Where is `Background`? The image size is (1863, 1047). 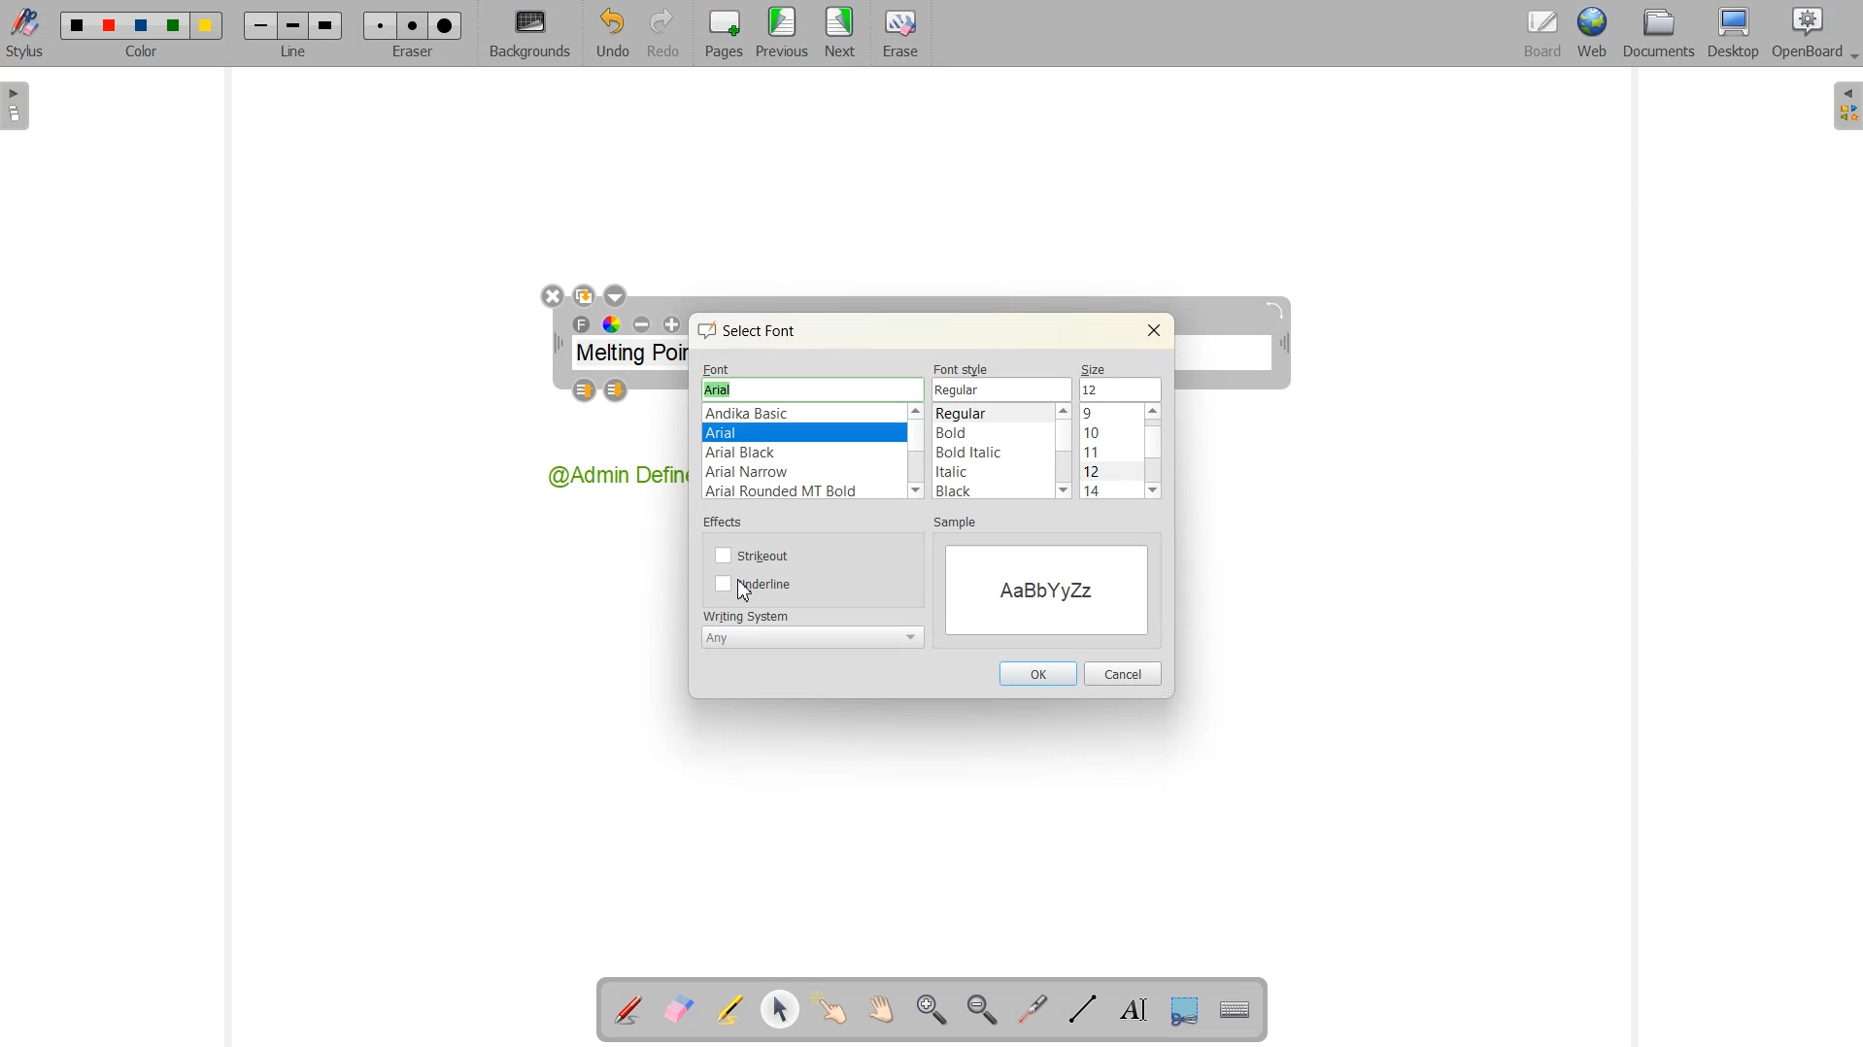 Background is located at coordinates (530, 34).